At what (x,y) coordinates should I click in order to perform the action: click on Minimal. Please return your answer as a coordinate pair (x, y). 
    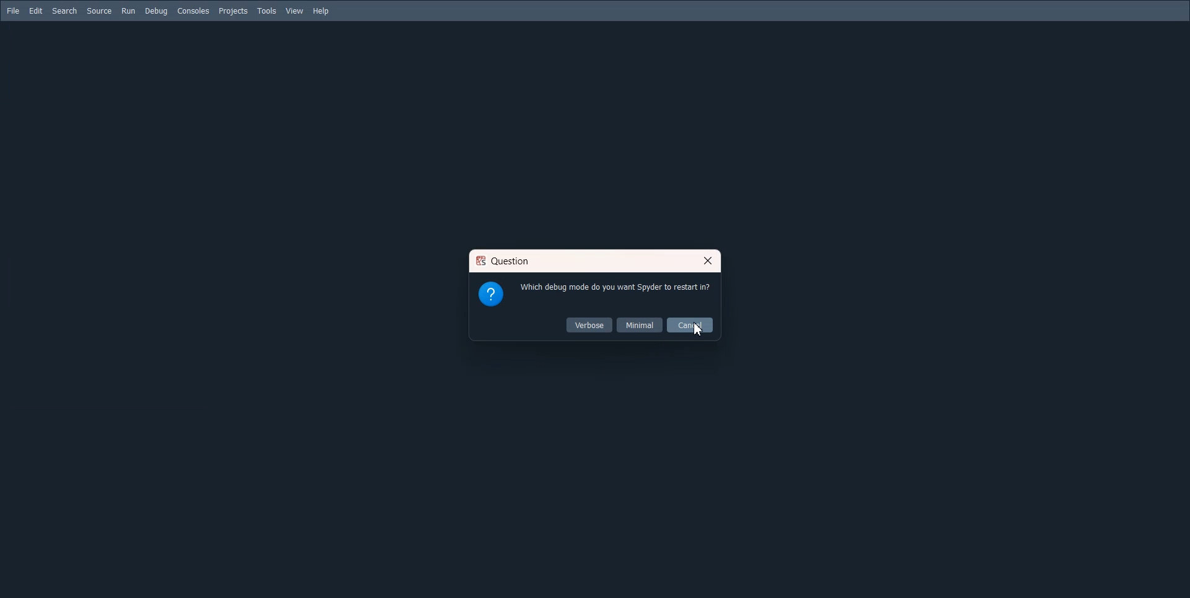
    Looking at the image, I should click on (640, 324).